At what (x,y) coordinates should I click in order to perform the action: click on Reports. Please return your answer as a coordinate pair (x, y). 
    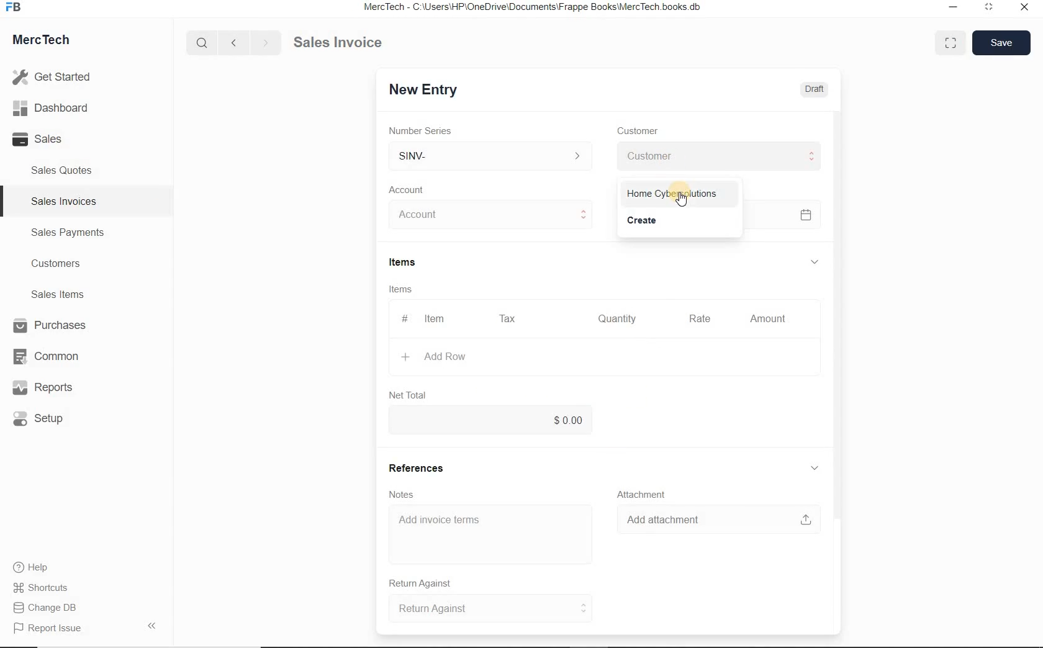
    Looking at the image, I should click on (52, 388).